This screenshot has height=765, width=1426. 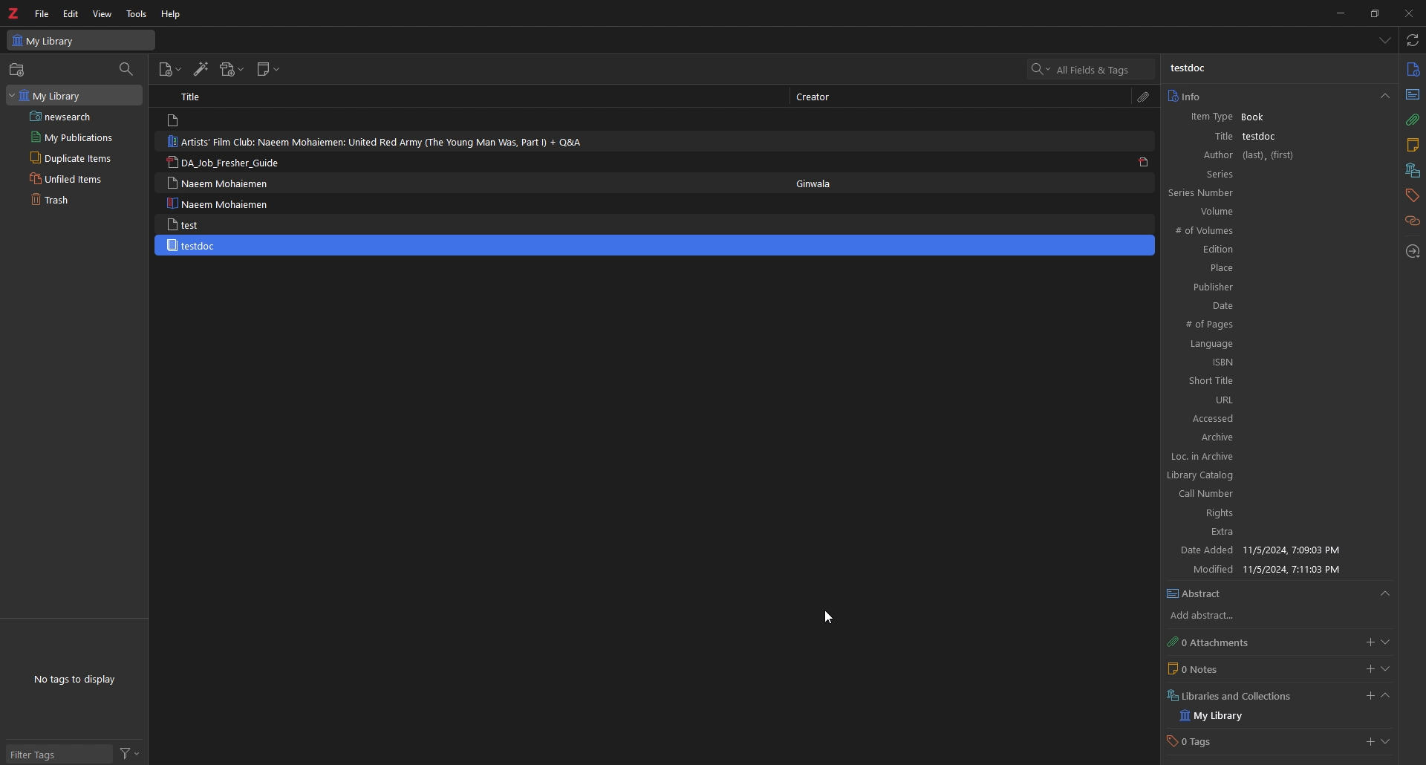 I want to click on filter, so click(x=130, y=754).